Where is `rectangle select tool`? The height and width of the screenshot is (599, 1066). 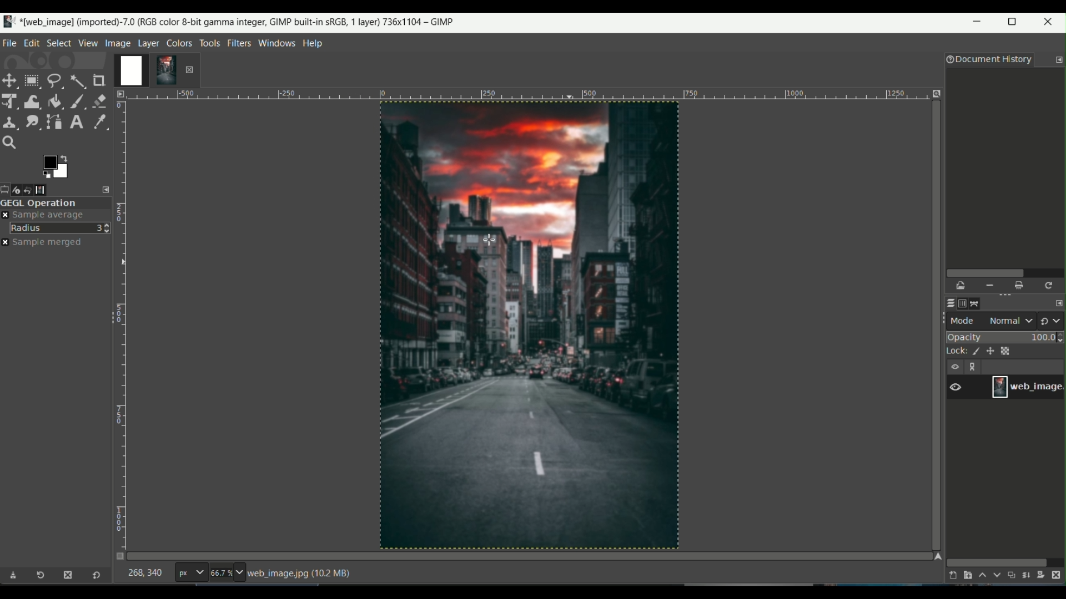 rectangle select tool is located at coordinates (31, 80).